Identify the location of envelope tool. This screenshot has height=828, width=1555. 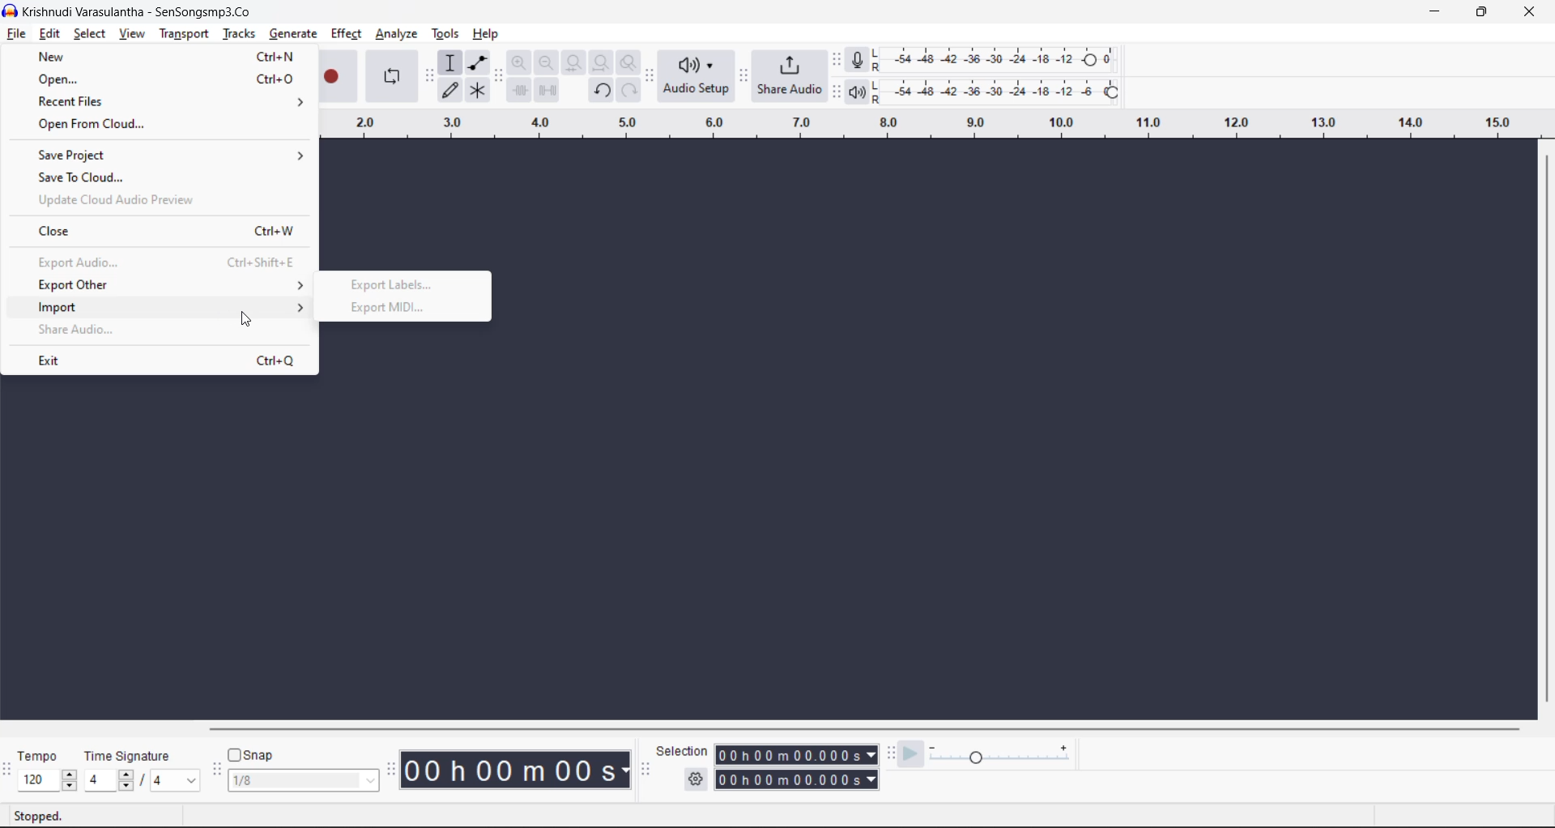
(481, 62).